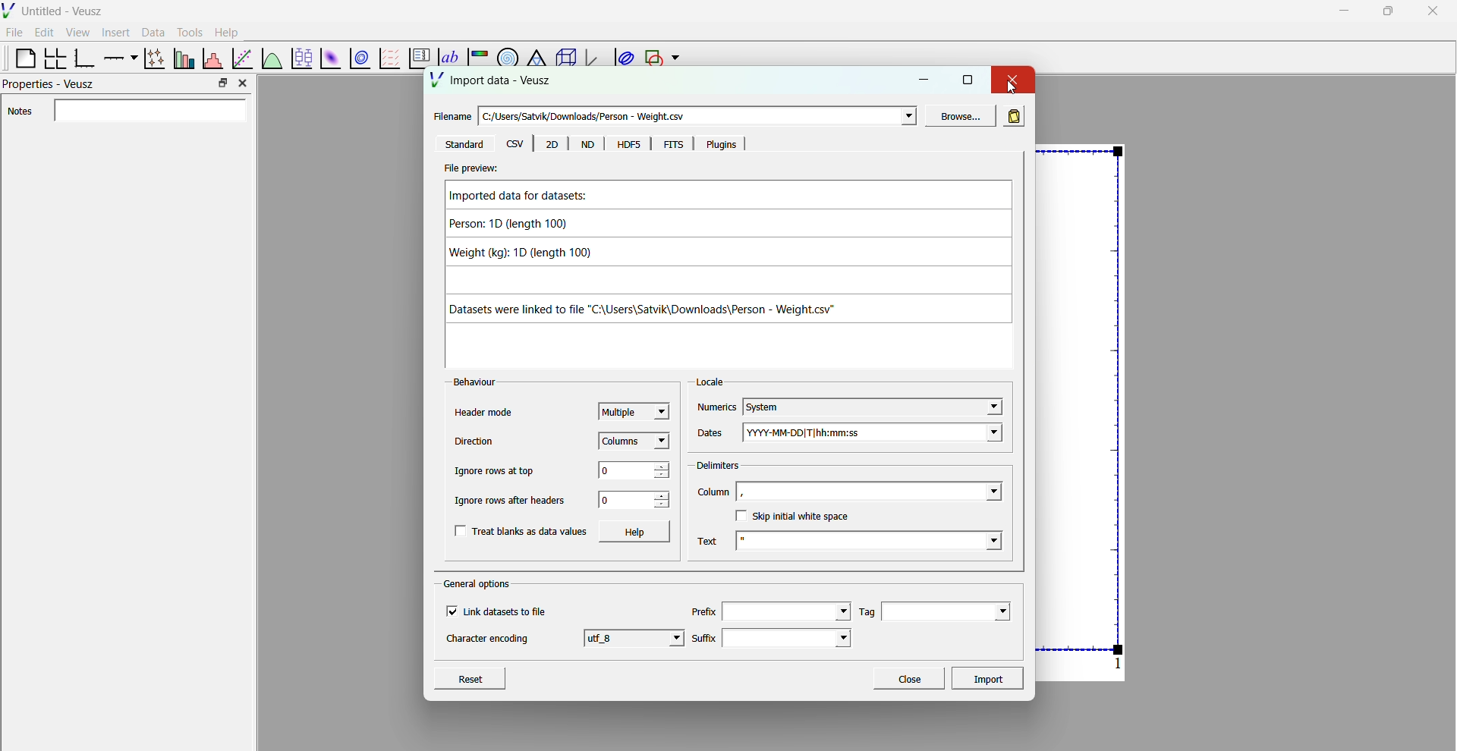 Image resolution: width=1457 pixels, height=751 pixels. Describe the element at coordinates (480, 583) in the screenshot. I see `General options` at that location.